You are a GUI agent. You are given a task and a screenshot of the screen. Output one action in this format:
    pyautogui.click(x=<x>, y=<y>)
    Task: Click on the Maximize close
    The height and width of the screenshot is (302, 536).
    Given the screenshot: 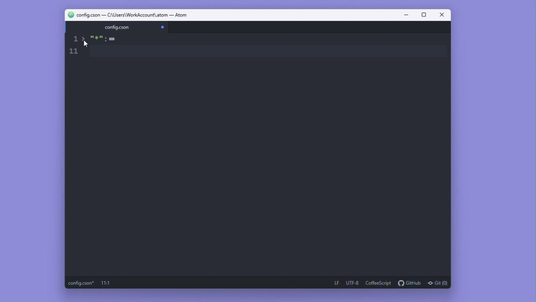 What is the action you would take?
    pyautogui.click(x=441, y=15)
    